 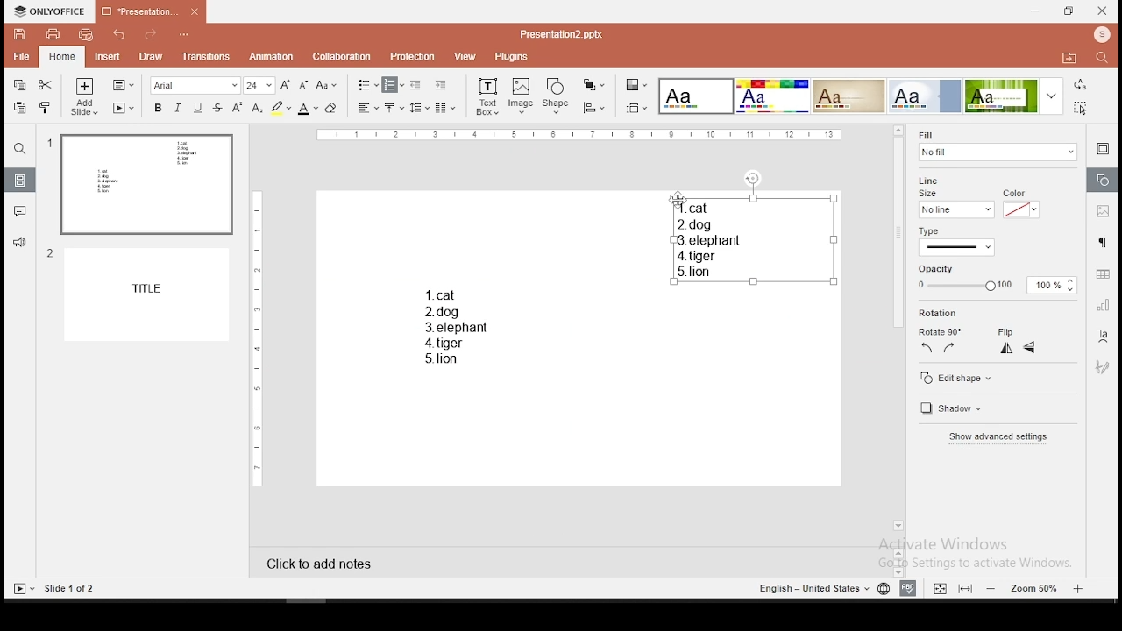 What do you see at coordinates (1005, 349) in the screenshot?
I see `flip vertical` at bounding box center [1005, 349].